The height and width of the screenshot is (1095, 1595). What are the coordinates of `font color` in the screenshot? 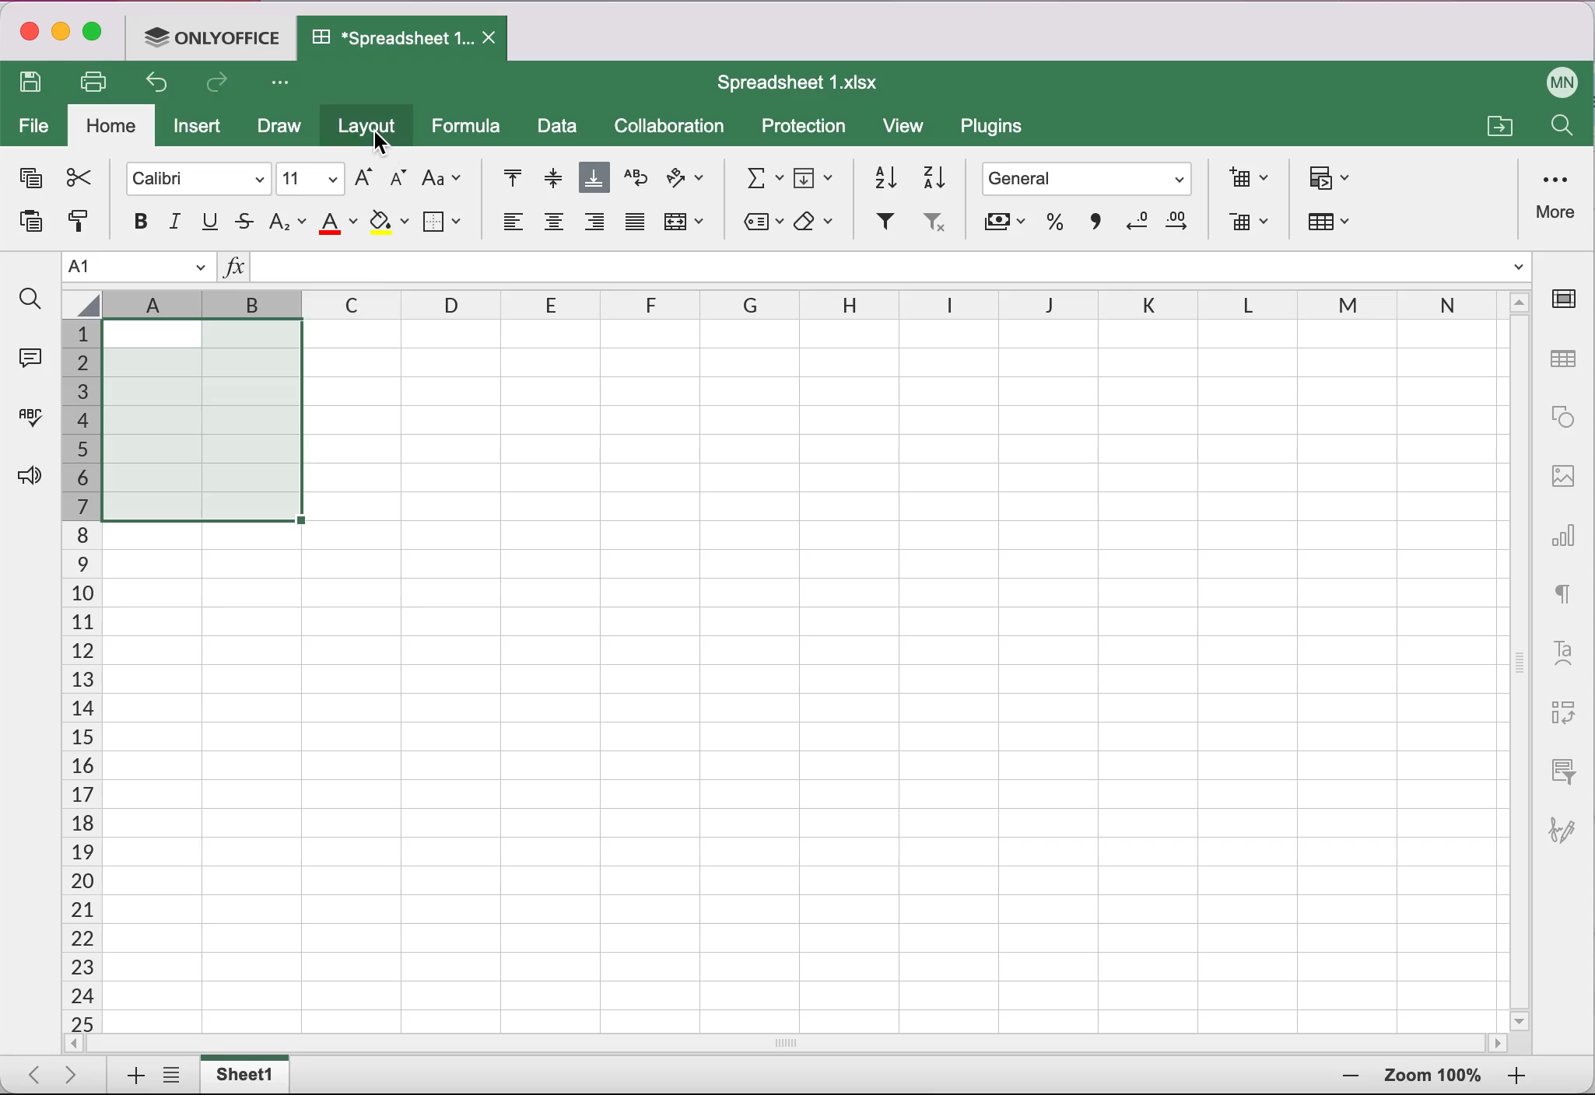 It's located at (339, 222).